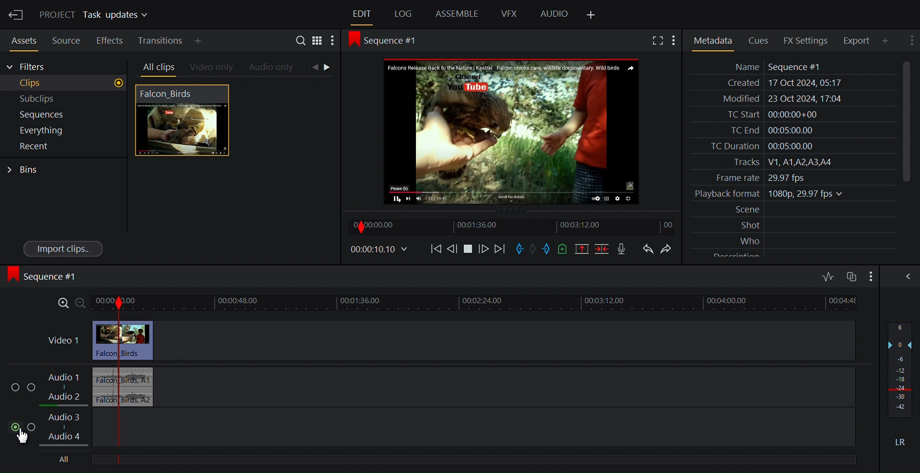 Image resolution: width=920 pixels, height=473 pixels. I want to click on Playback format, so click(792, 194).